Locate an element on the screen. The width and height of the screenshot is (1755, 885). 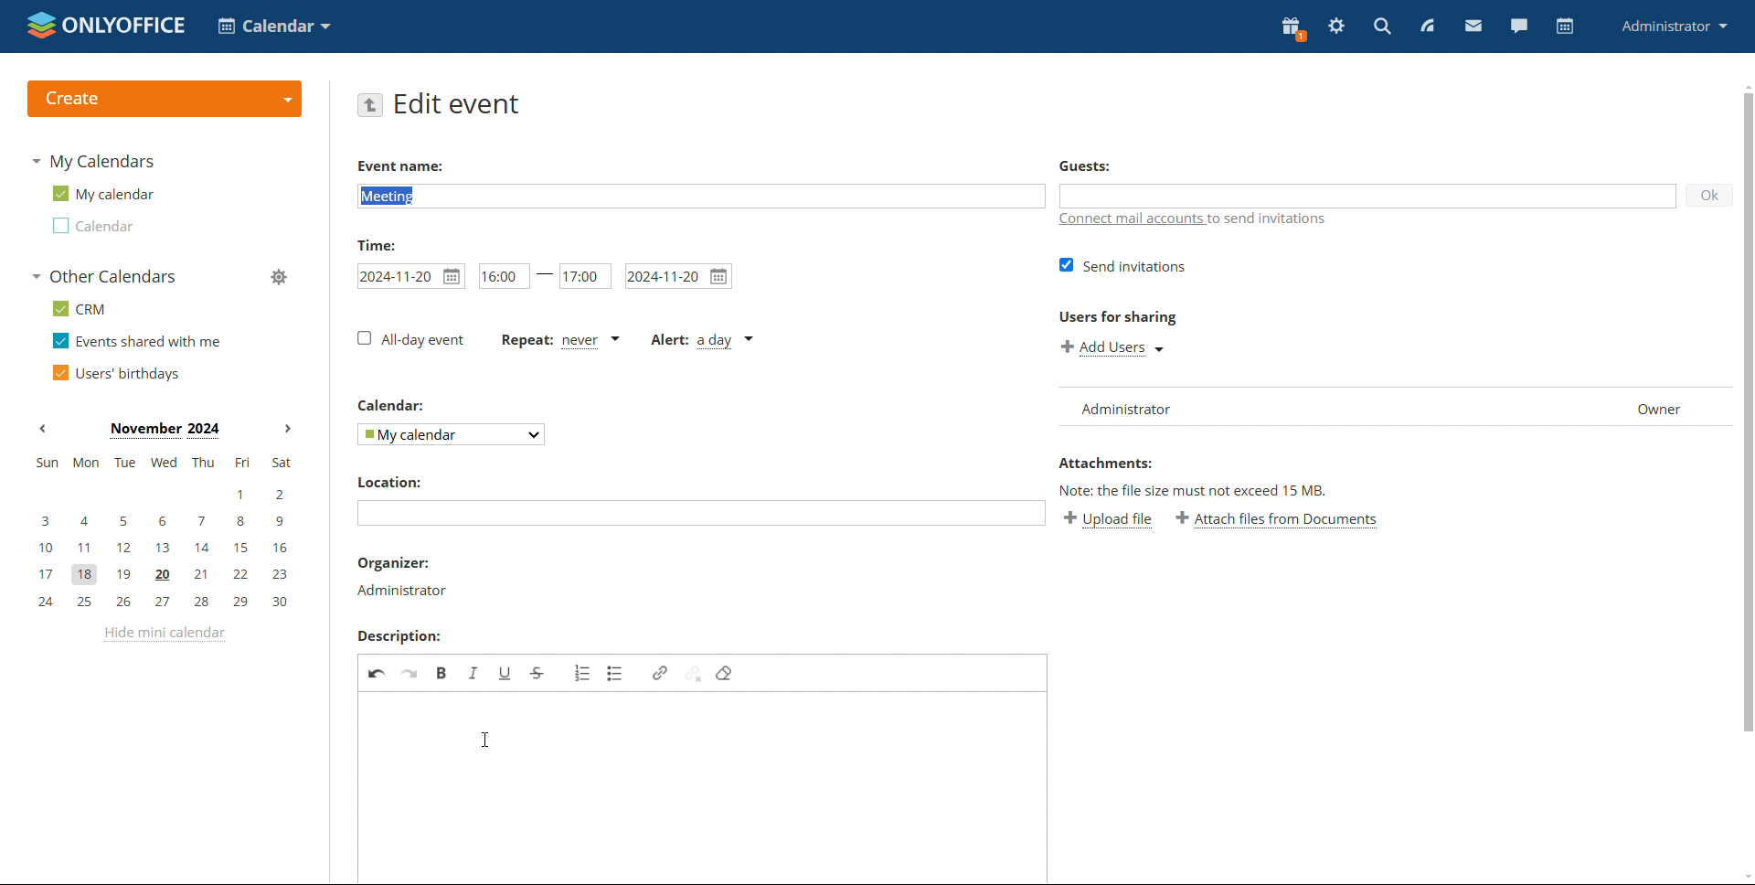
add location is located at coordinates (702, 515).